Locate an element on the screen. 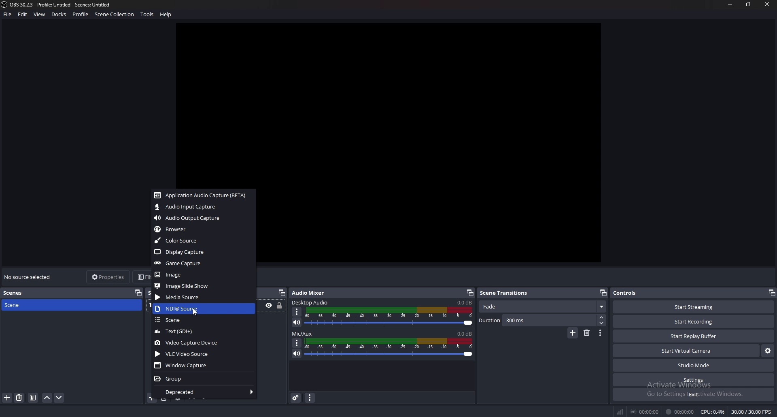 The height and width of the screenshot is (417, 777). volume level is located at coordinates (465, 333).